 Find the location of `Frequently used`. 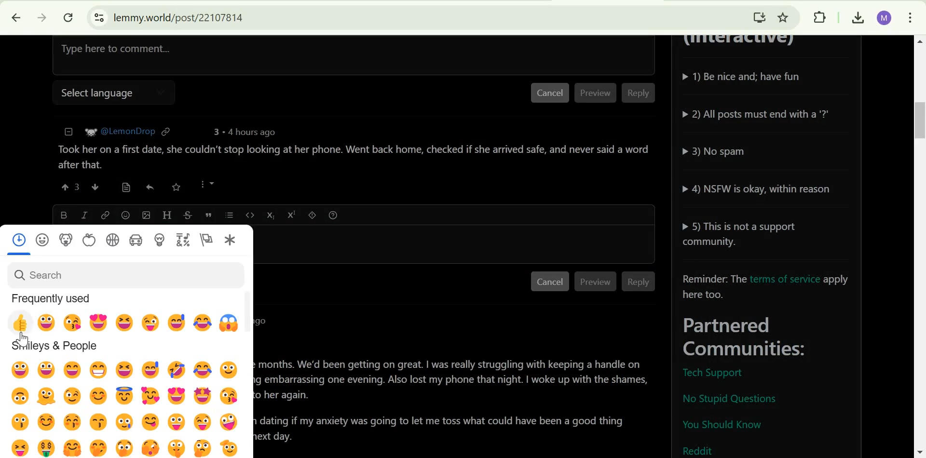

Frequently used is located at coordinates (52, 298).